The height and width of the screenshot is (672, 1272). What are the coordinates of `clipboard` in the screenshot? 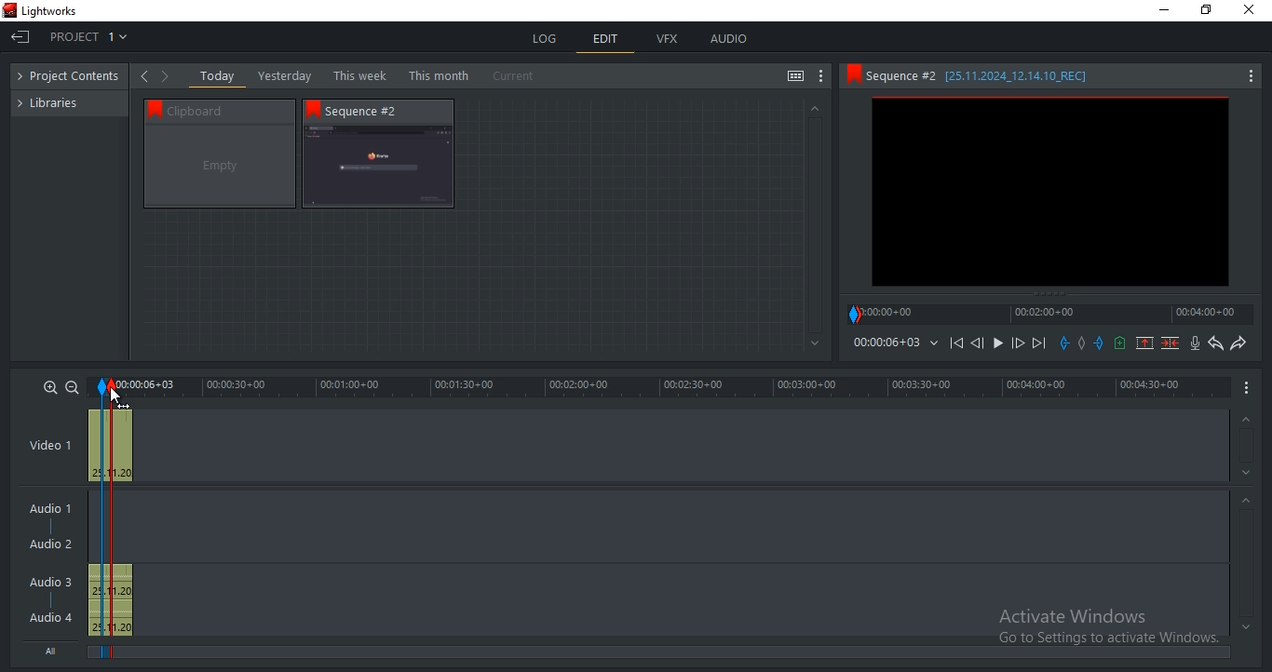 It's located at (220, 167).